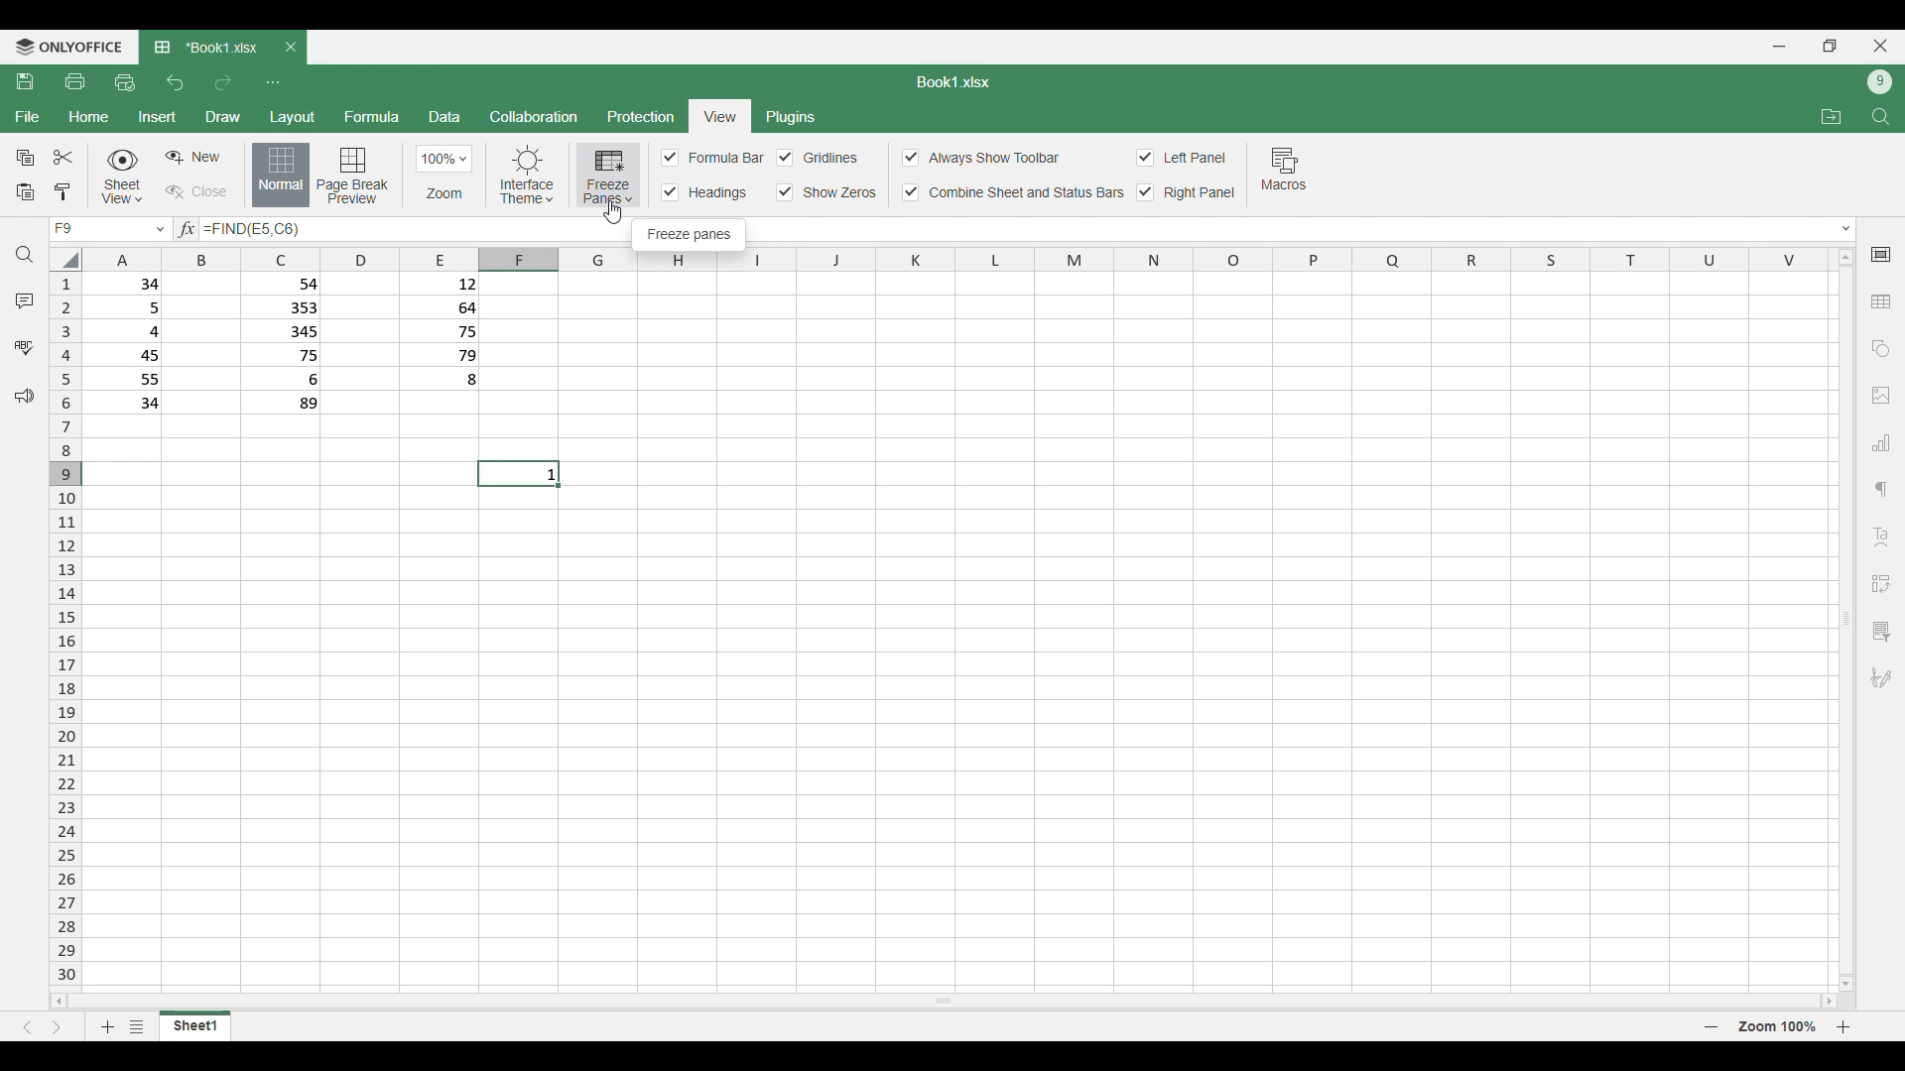  What do you see at coordinates (1831, 46) in the screenshot?
I see `Show in smaller tab` at bounding box center [1831, 46].